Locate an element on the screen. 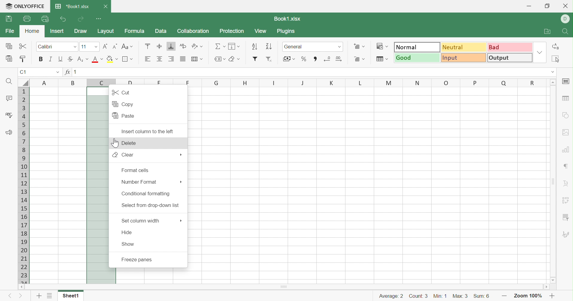 This screenshot has width=573, height=301. Decrement font size is located at coordinates (115, 46).